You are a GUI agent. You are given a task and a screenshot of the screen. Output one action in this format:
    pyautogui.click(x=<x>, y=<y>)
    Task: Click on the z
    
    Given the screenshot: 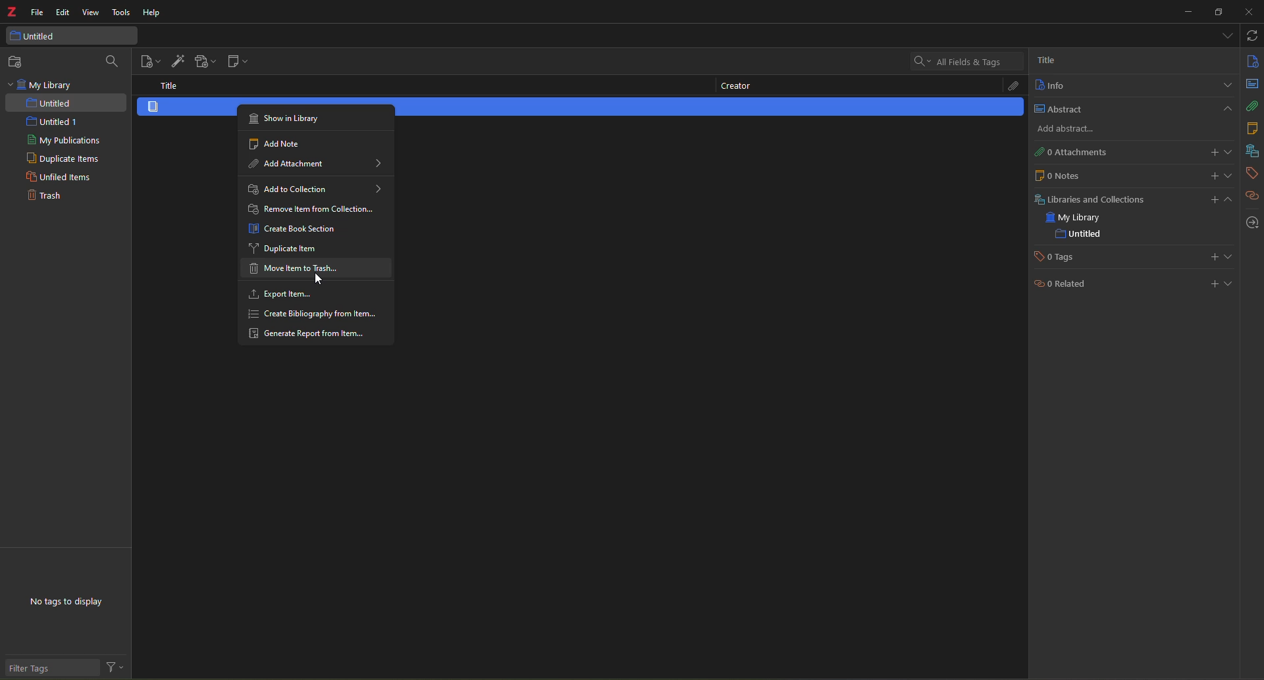 What is the action you would take?
    pyautogui.click(x=12, y=14)
    